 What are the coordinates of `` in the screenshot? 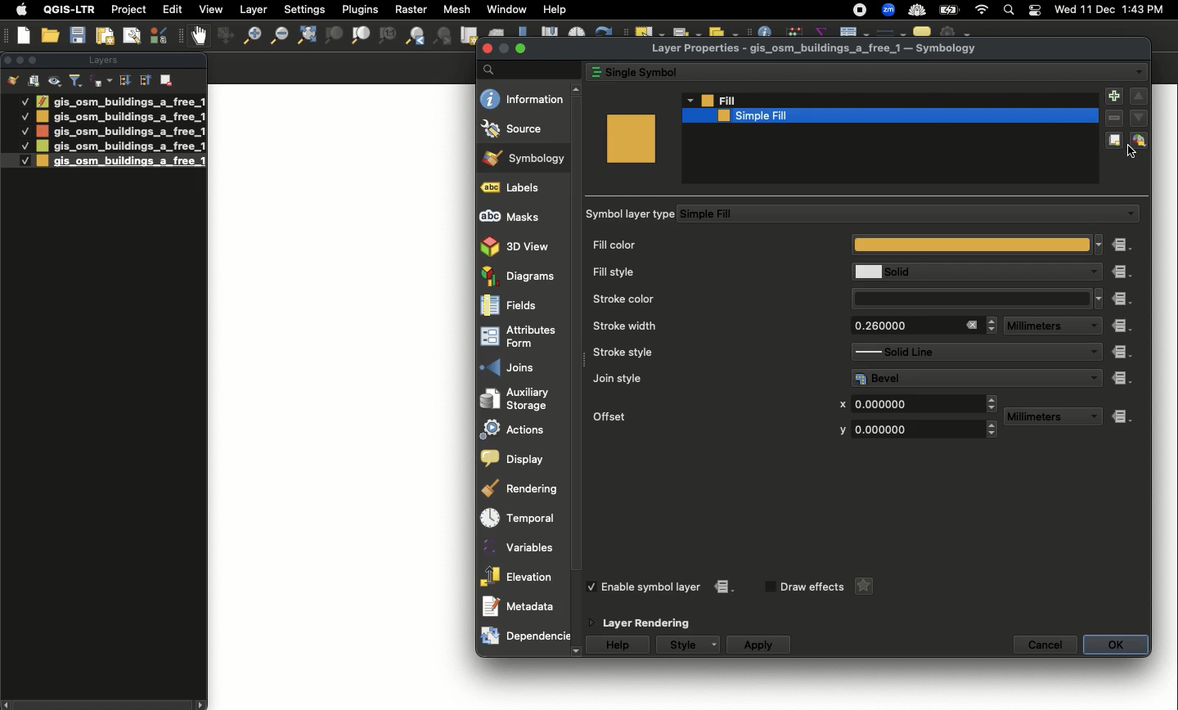 It's located at (1126, 244).